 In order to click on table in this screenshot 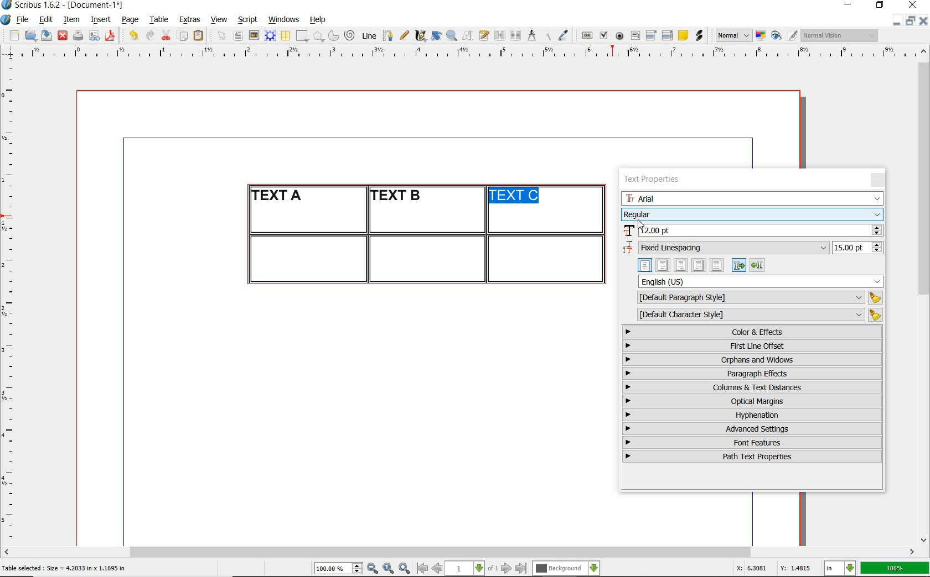, I will do `click(286, 36)`.